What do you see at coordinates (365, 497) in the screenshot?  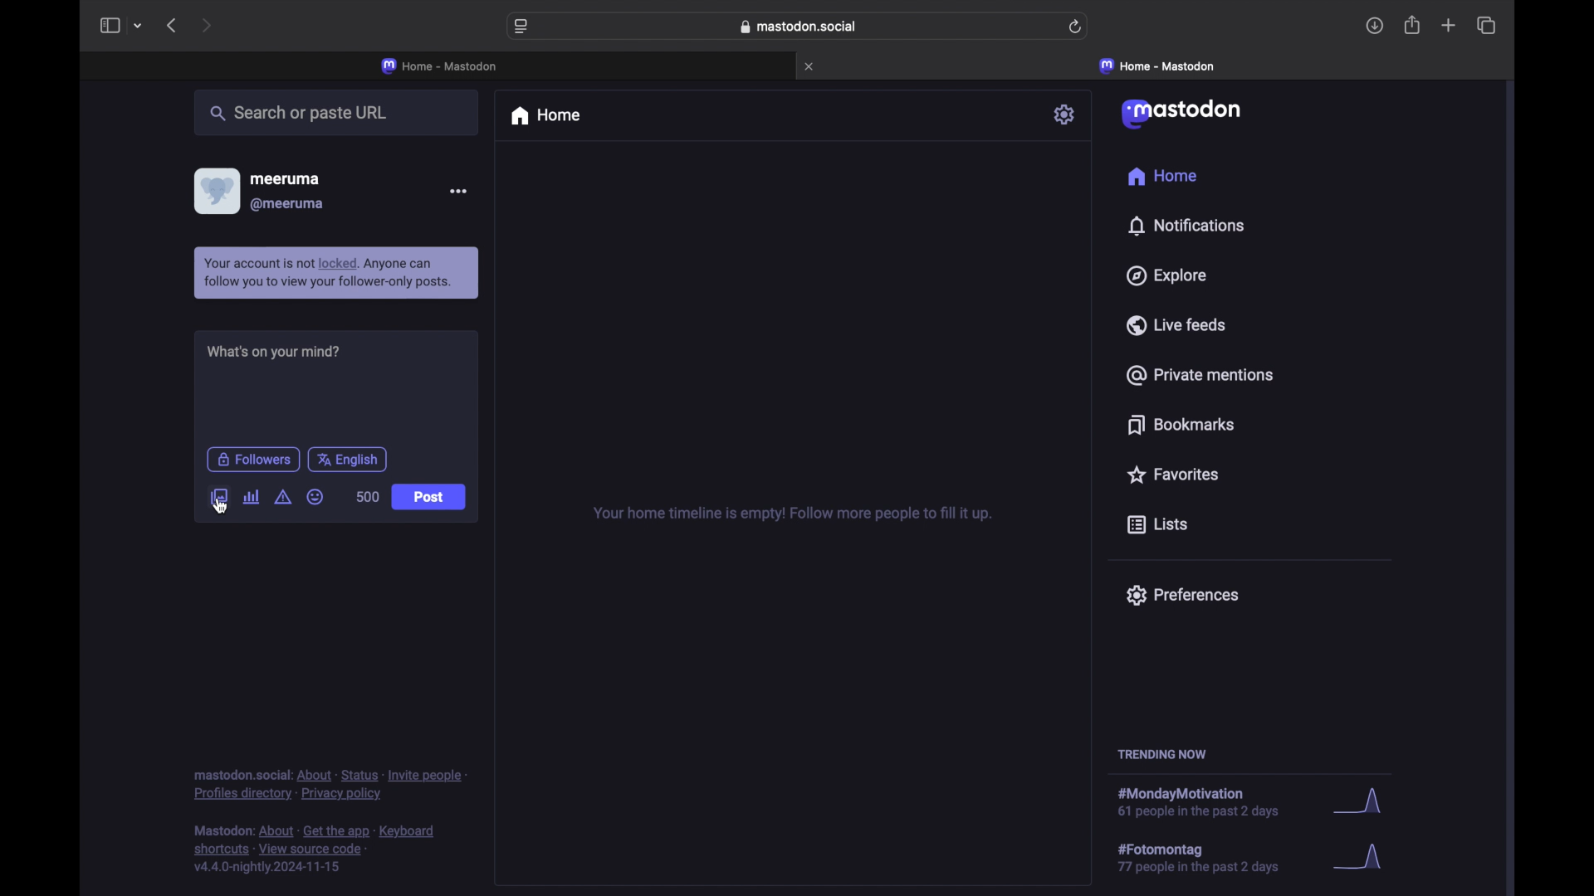 I see `word  count` at bounding box center [365, 497].